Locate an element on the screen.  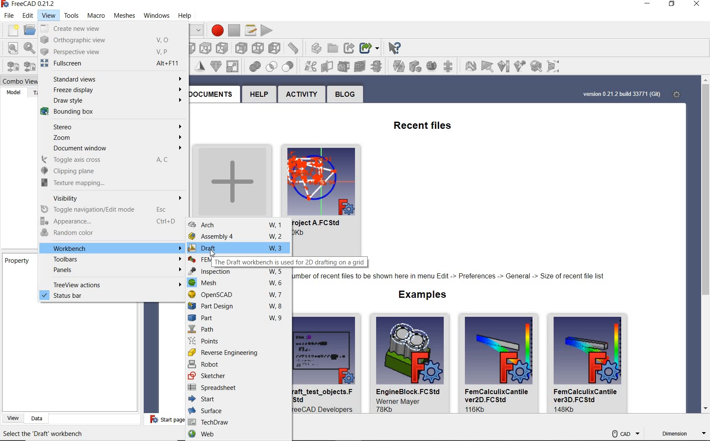
surface is located at coordinates (237, 411).